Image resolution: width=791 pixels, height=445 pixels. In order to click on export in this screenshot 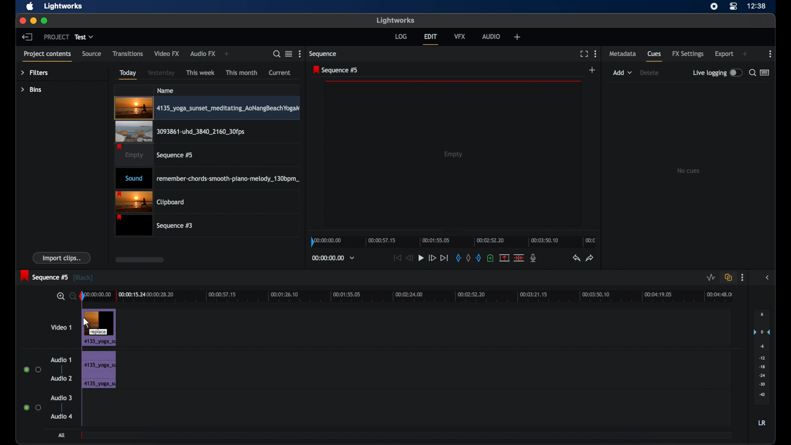, I will do `click(725, 54)`.